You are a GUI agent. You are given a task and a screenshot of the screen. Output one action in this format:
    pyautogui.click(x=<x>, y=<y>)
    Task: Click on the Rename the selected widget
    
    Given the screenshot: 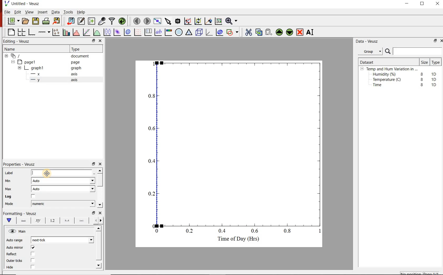 What is the action you would take?
    pyautogui.click(x=311, y=32)
    